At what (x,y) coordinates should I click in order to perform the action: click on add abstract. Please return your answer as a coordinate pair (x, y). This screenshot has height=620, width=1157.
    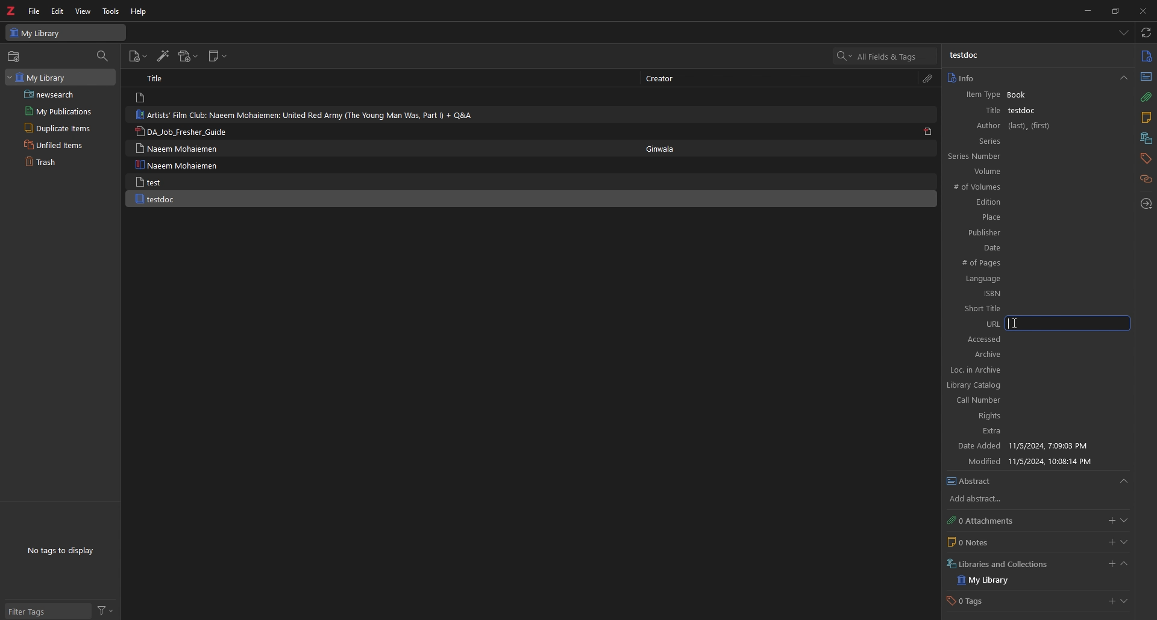
    Looking at the image, I should click on (985, 500).